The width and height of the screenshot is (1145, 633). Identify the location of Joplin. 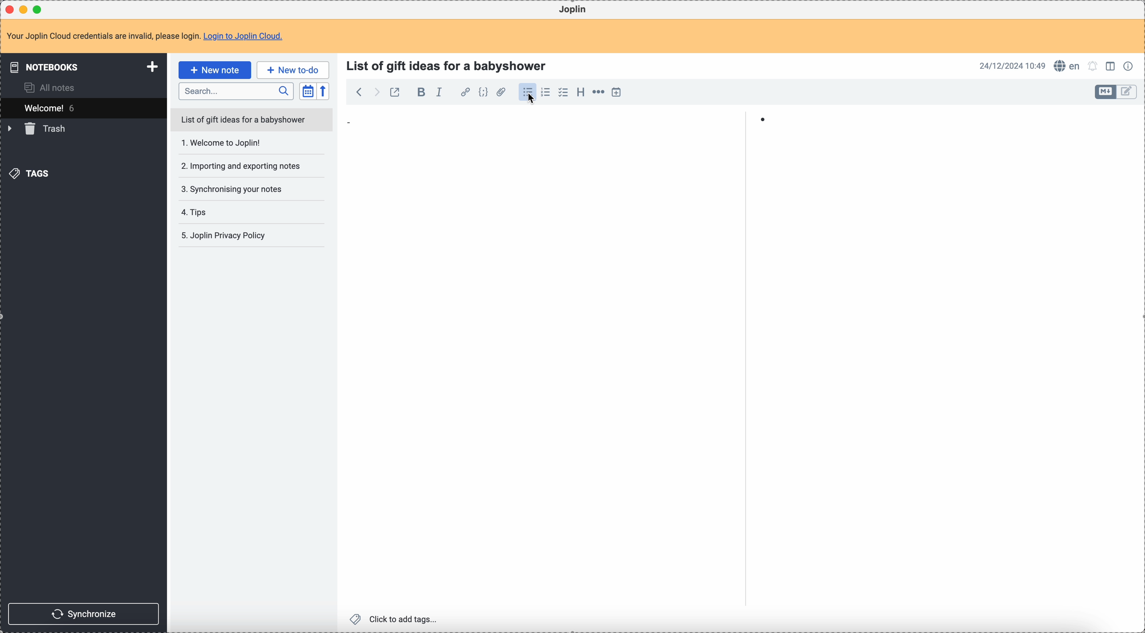
(575, 10).